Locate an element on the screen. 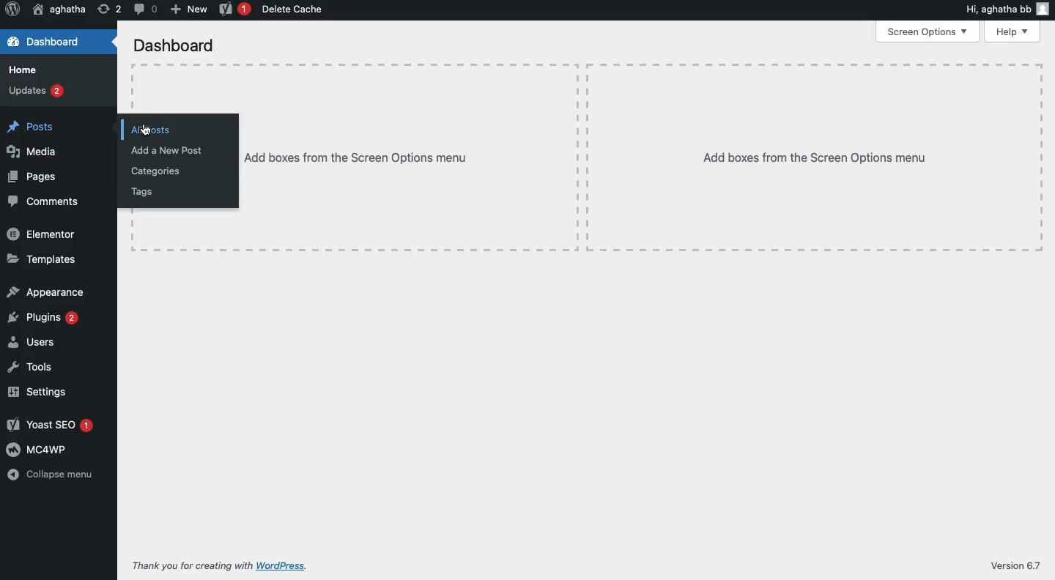 The image size is (1055, 580). Updates is located at coordinates (37, 92).